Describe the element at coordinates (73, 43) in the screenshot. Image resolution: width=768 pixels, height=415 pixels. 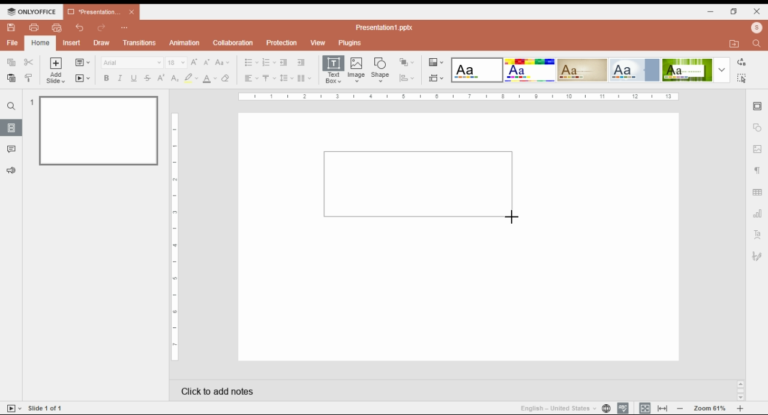
I see `insert` at that location.